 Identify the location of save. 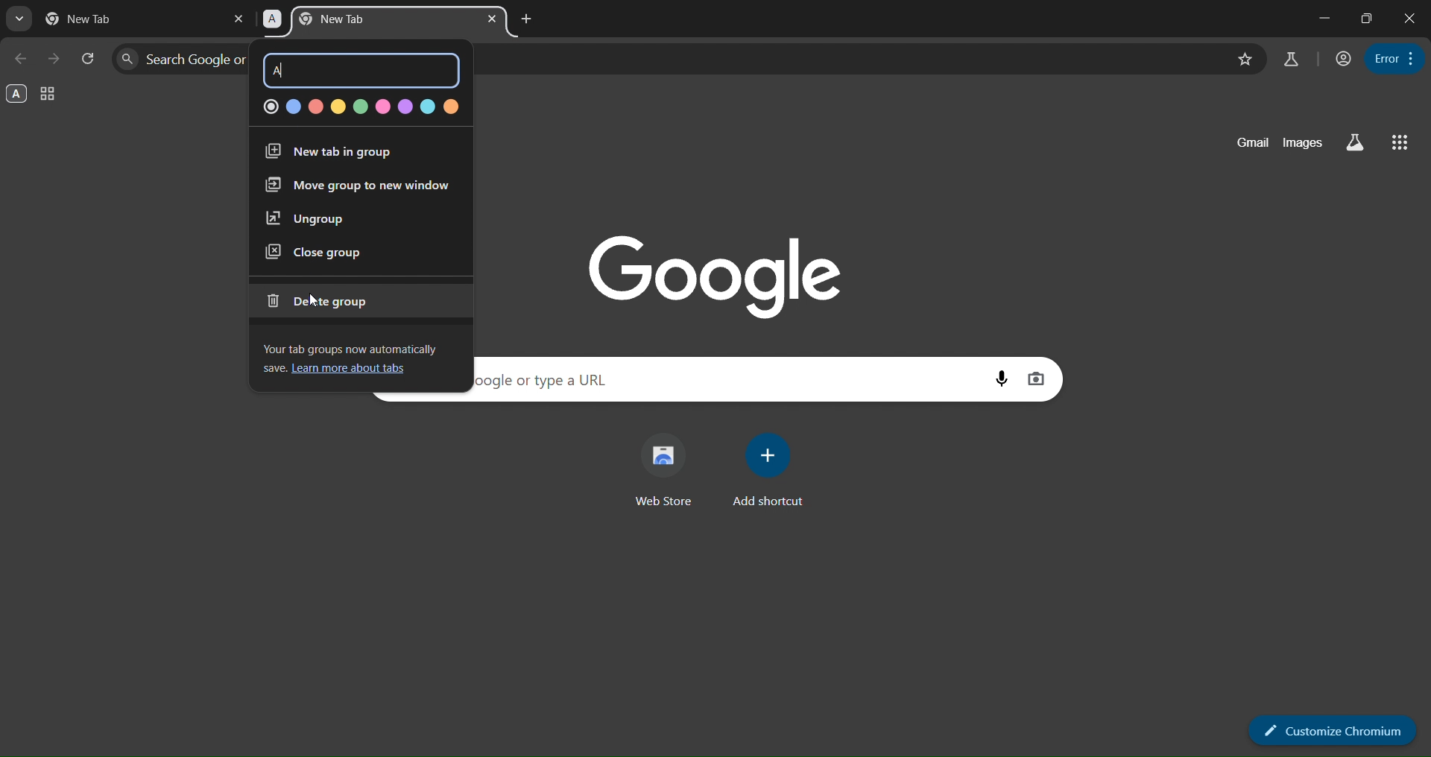
(272, 370).